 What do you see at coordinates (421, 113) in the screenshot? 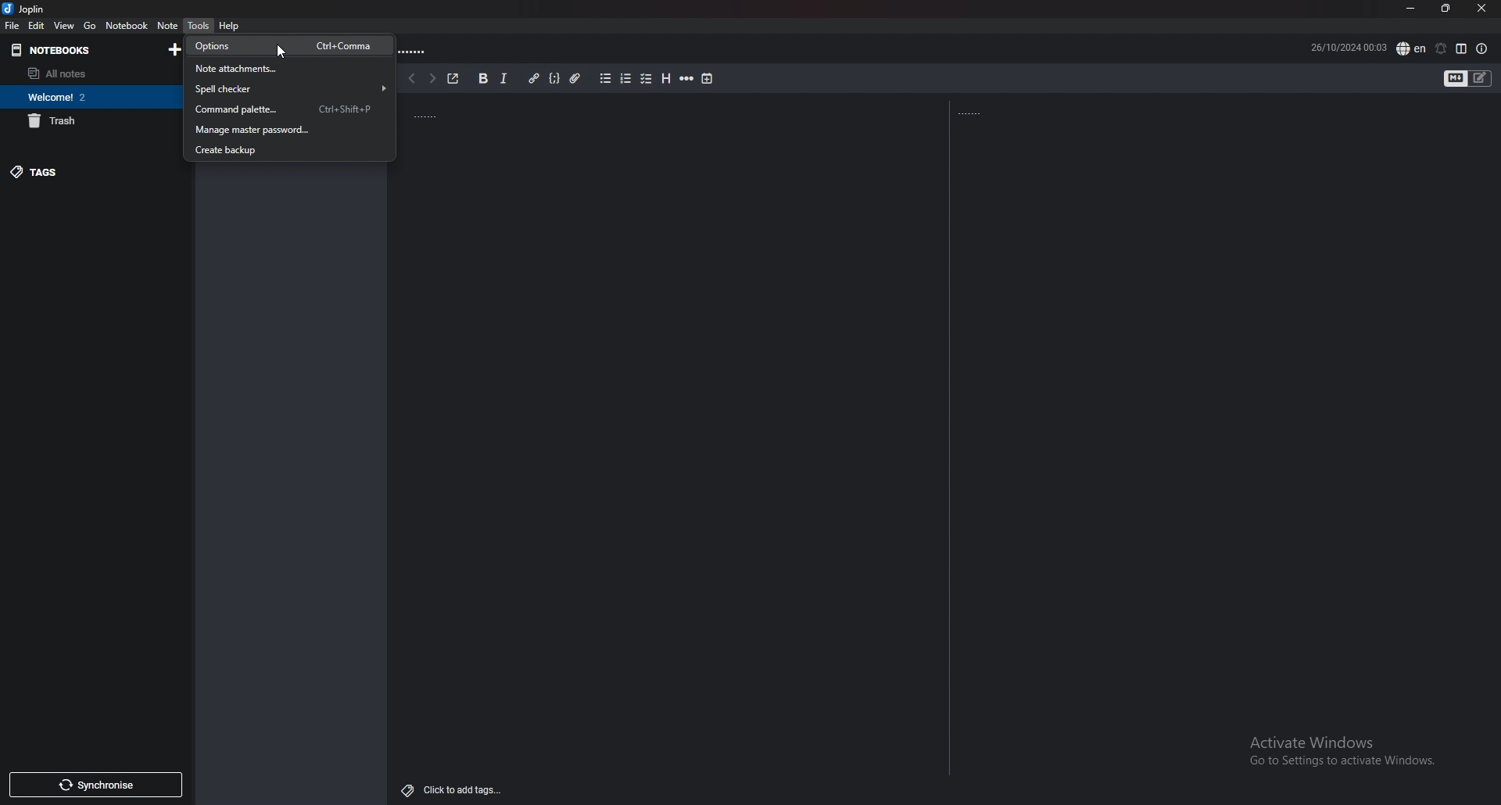
I see `notes title` at bounding box center [421, 113].